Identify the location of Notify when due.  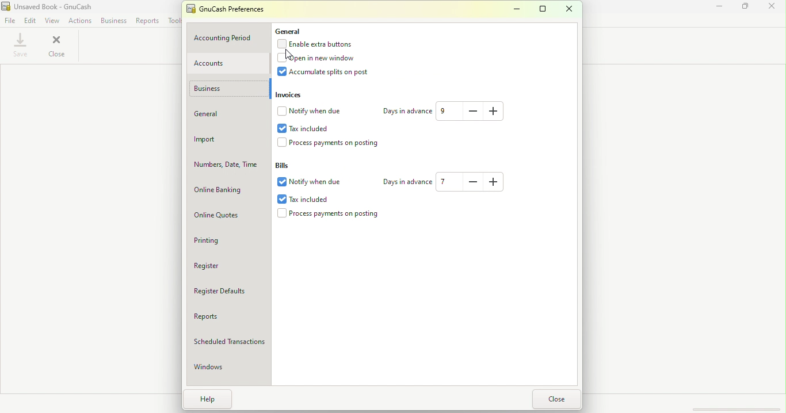
(309, 182).